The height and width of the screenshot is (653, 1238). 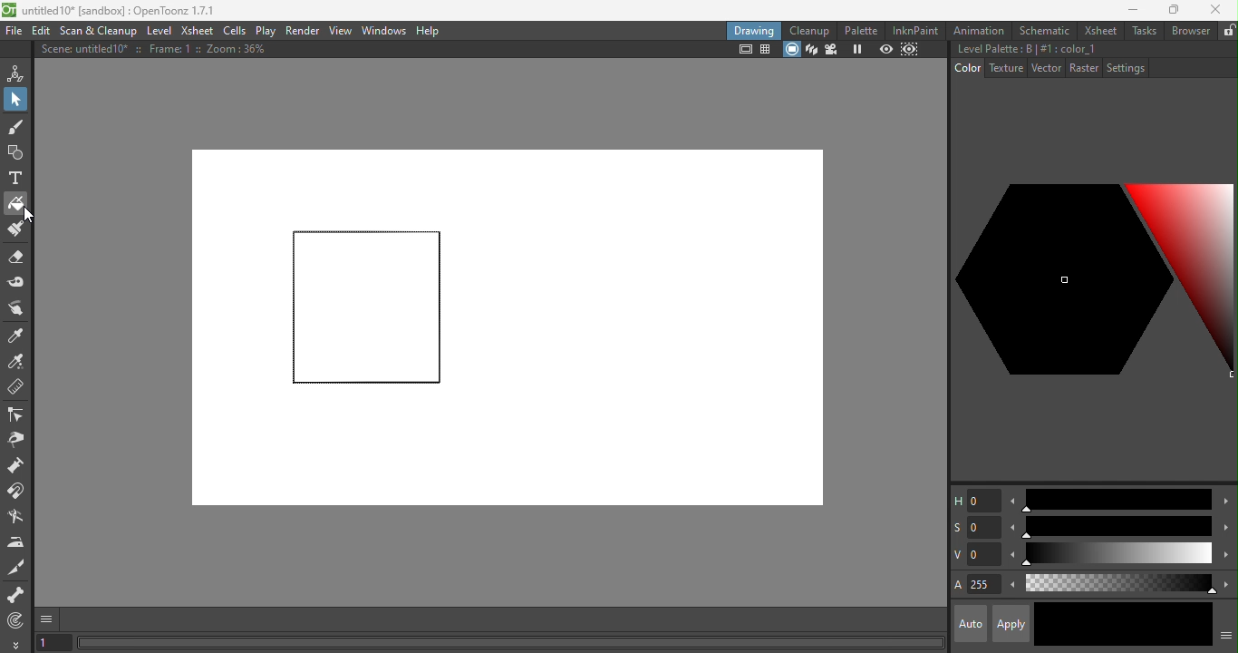 I want to click on Maximize, so click(x=1171, y=11).